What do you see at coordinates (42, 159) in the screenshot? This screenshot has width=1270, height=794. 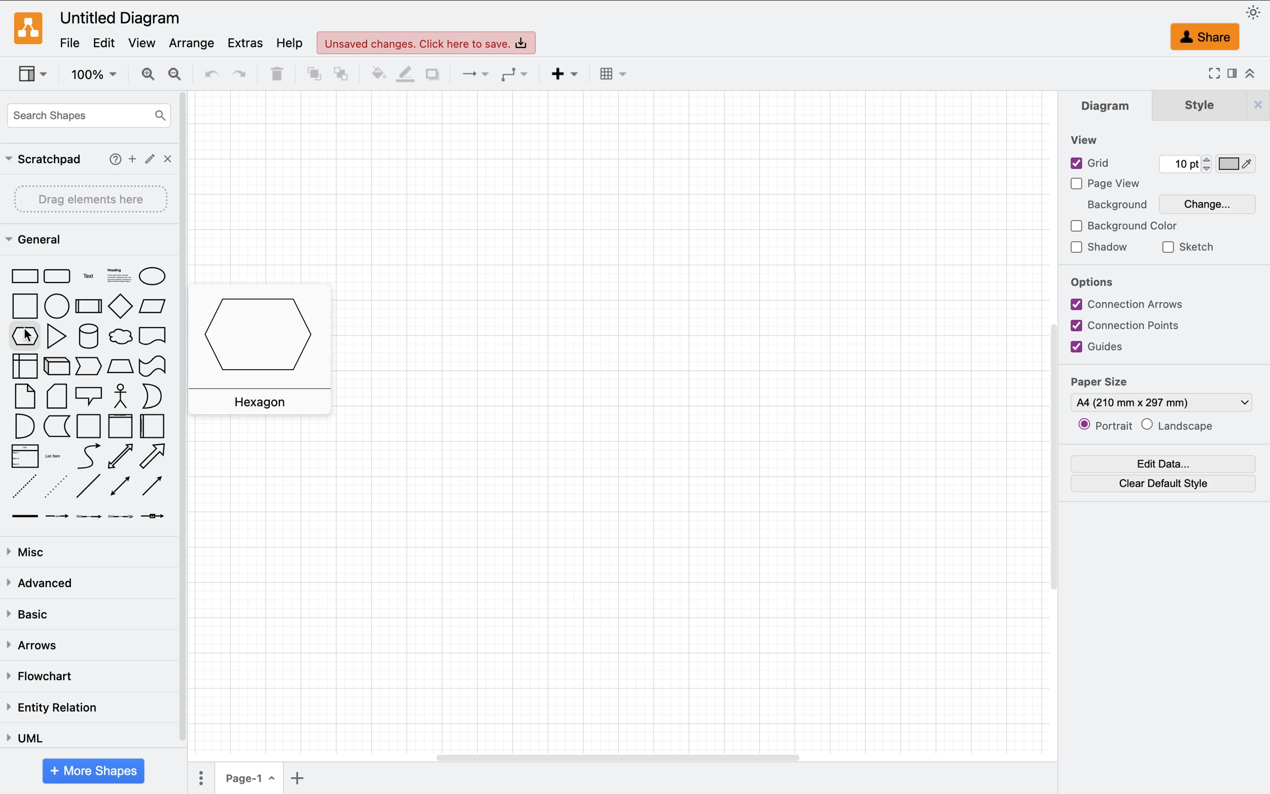 I see `scratchpad` at bounding box center [42, 159].